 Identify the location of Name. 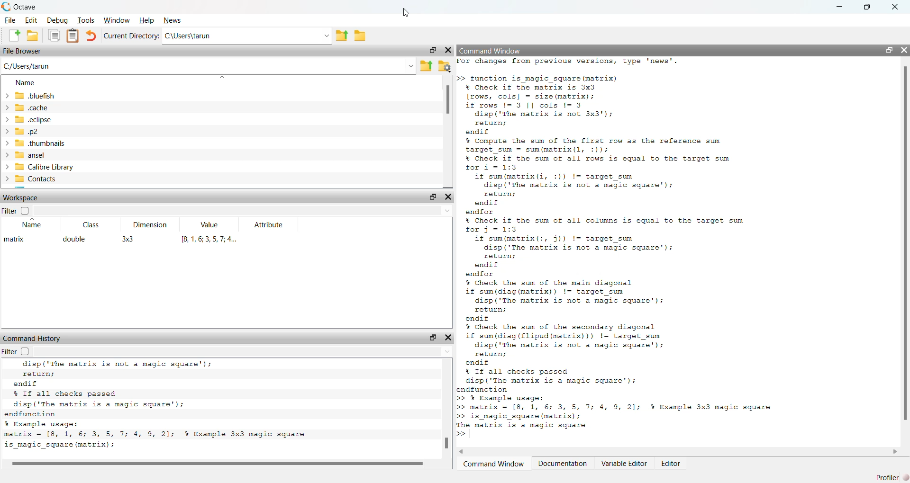
(33, 223).